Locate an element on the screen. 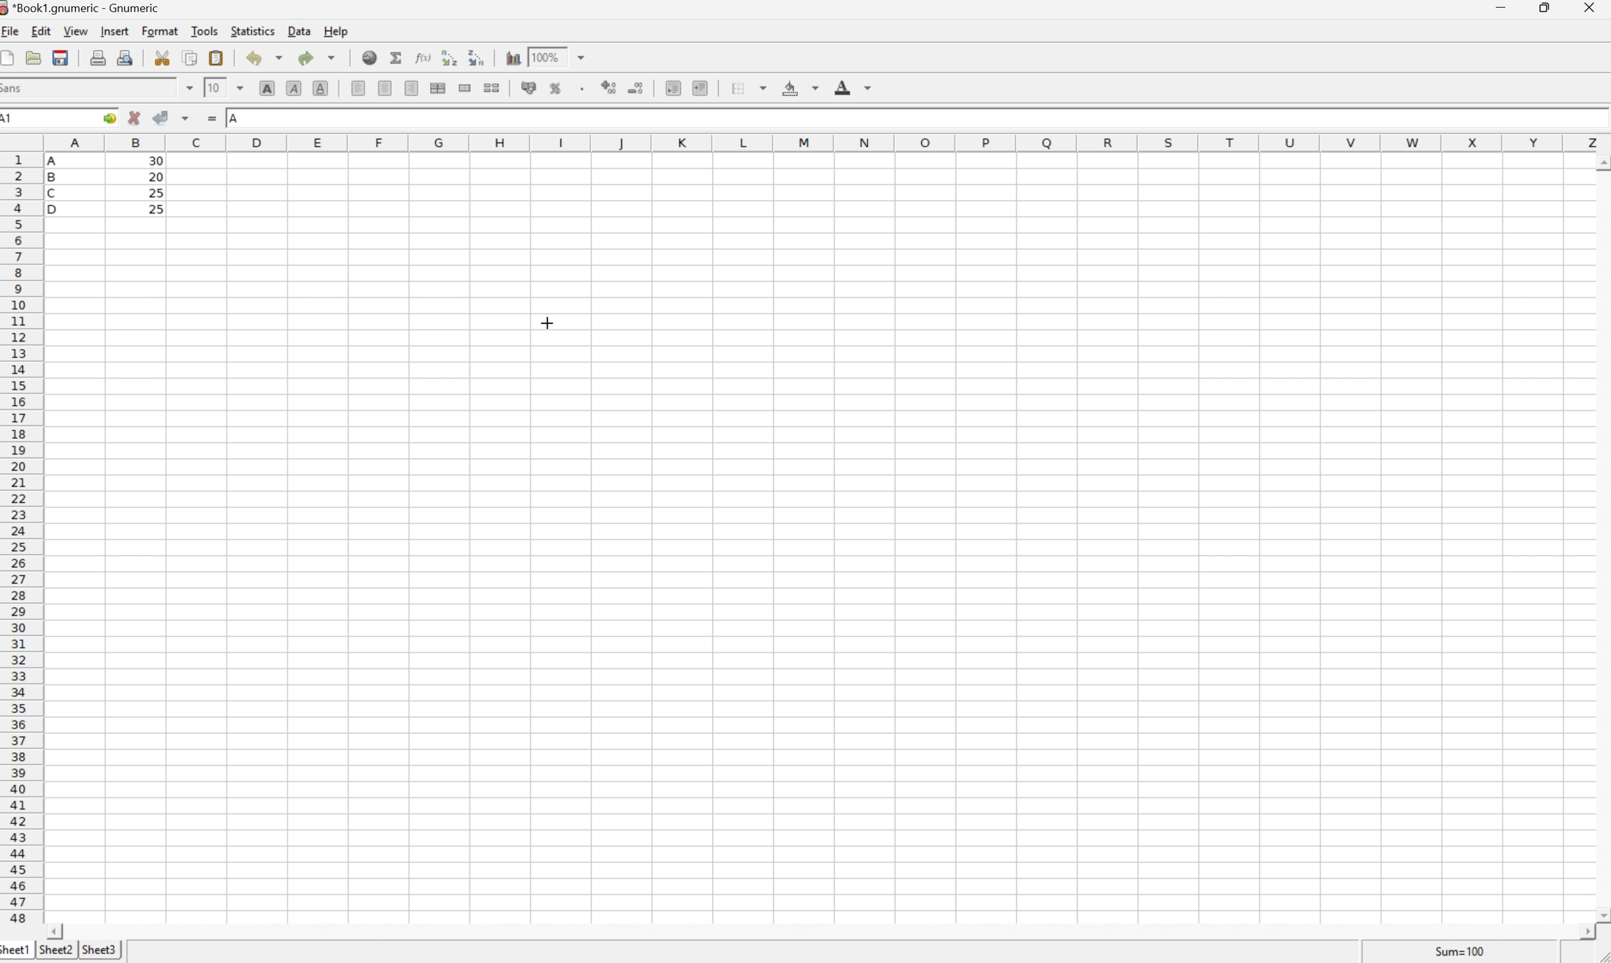 Image resolution: width=1611 pixels, height=963 pixels. Sort the selected region in descending order based on the first column selected is located at coordinates (448, 56).